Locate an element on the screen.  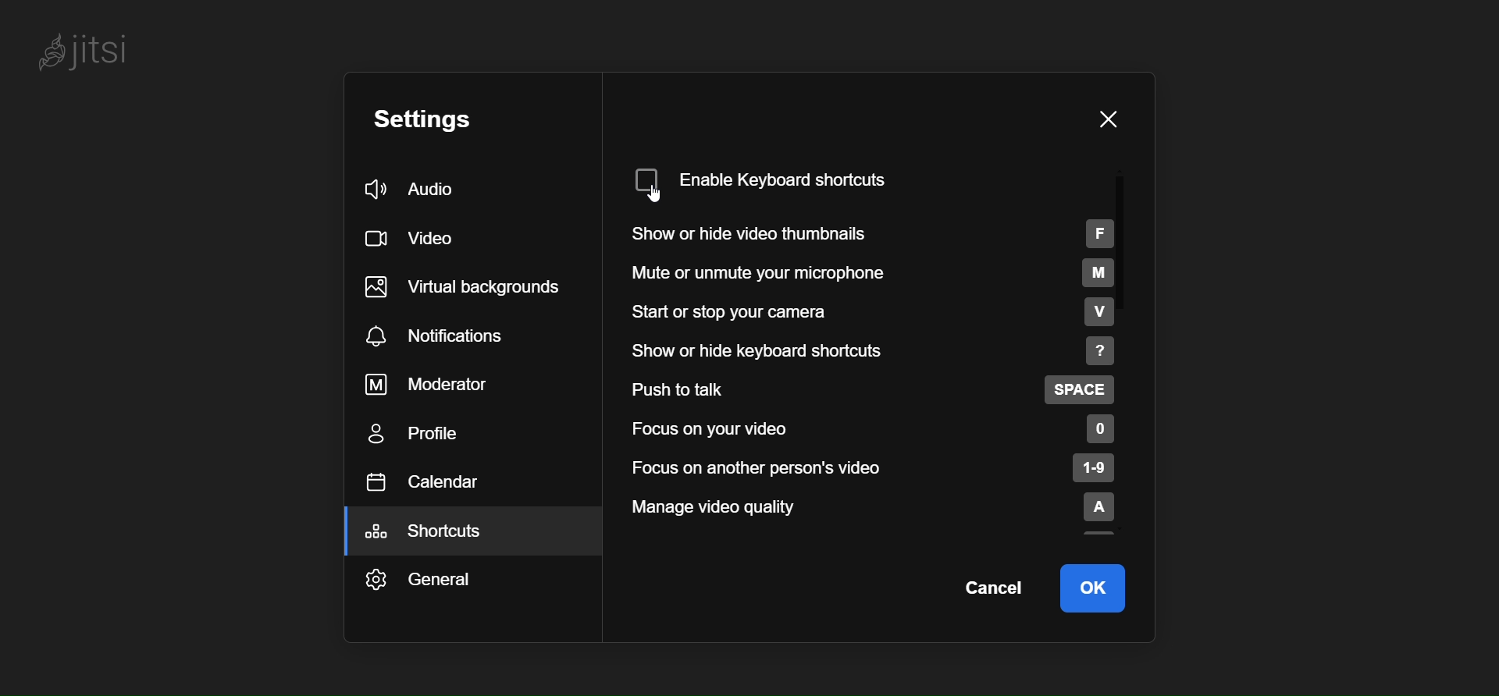
virtual background is located at coordinates (473, 286).